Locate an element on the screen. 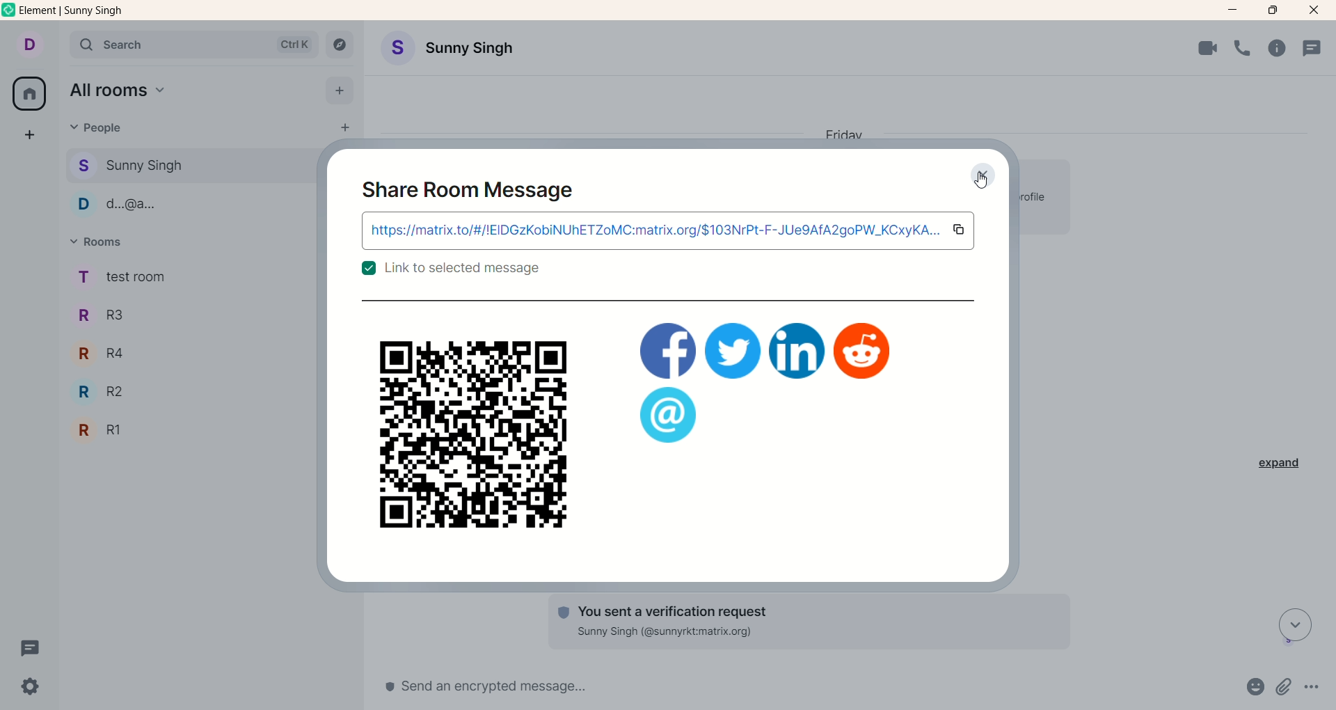 Image resolution: width=1336 pixels, height=710 pixels. application logo is located at coordinates (797, 350).